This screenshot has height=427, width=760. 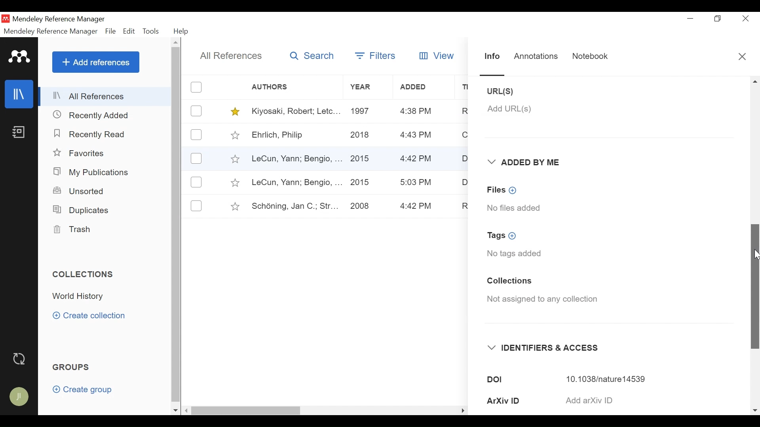 I want to click on Collections, so click(x=86, y=274).